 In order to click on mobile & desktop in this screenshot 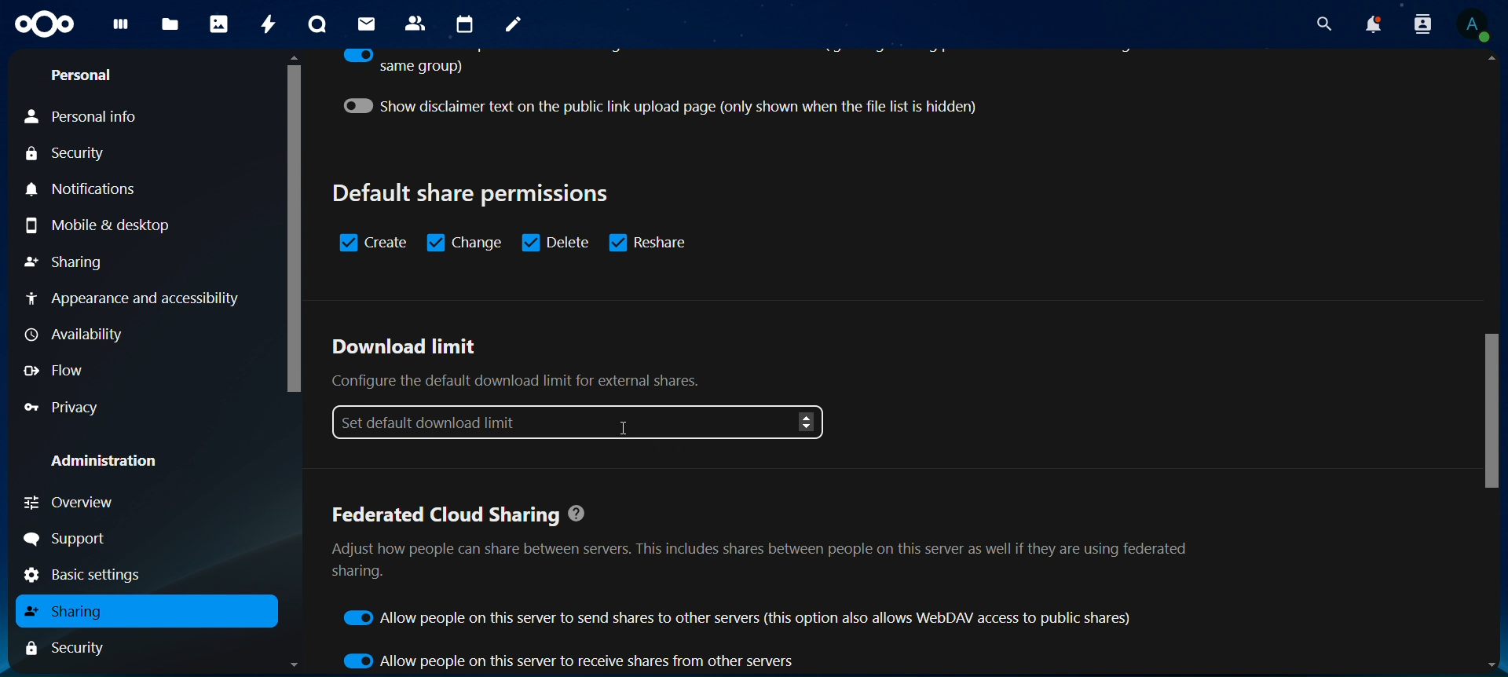, I will do `click(95, 225)`.